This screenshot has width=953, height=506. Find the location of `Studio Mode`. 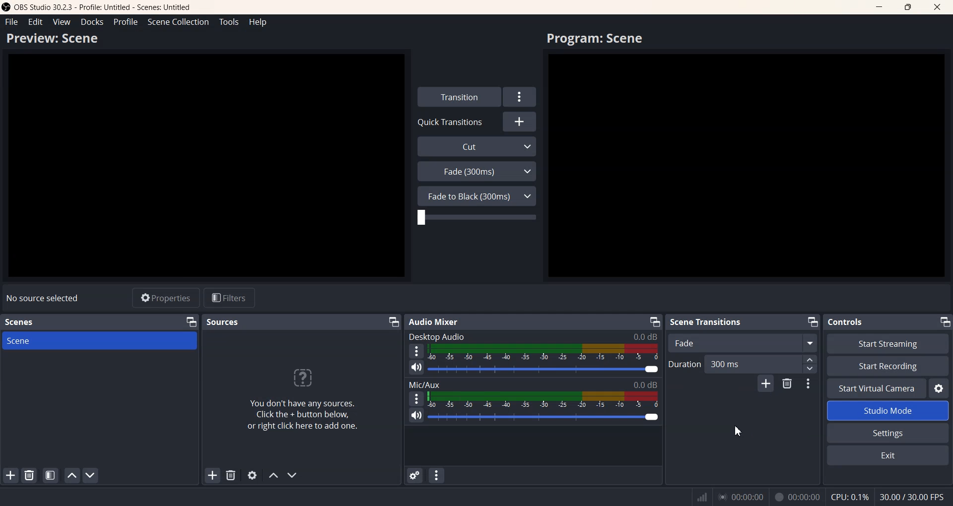

Studio Mode is located at coordinates (889, 409).